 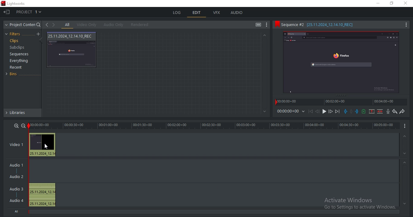 What do you see at coordinates (19, 54) in the screenshot?
I see `sequences` at bounding box center [19, 54].